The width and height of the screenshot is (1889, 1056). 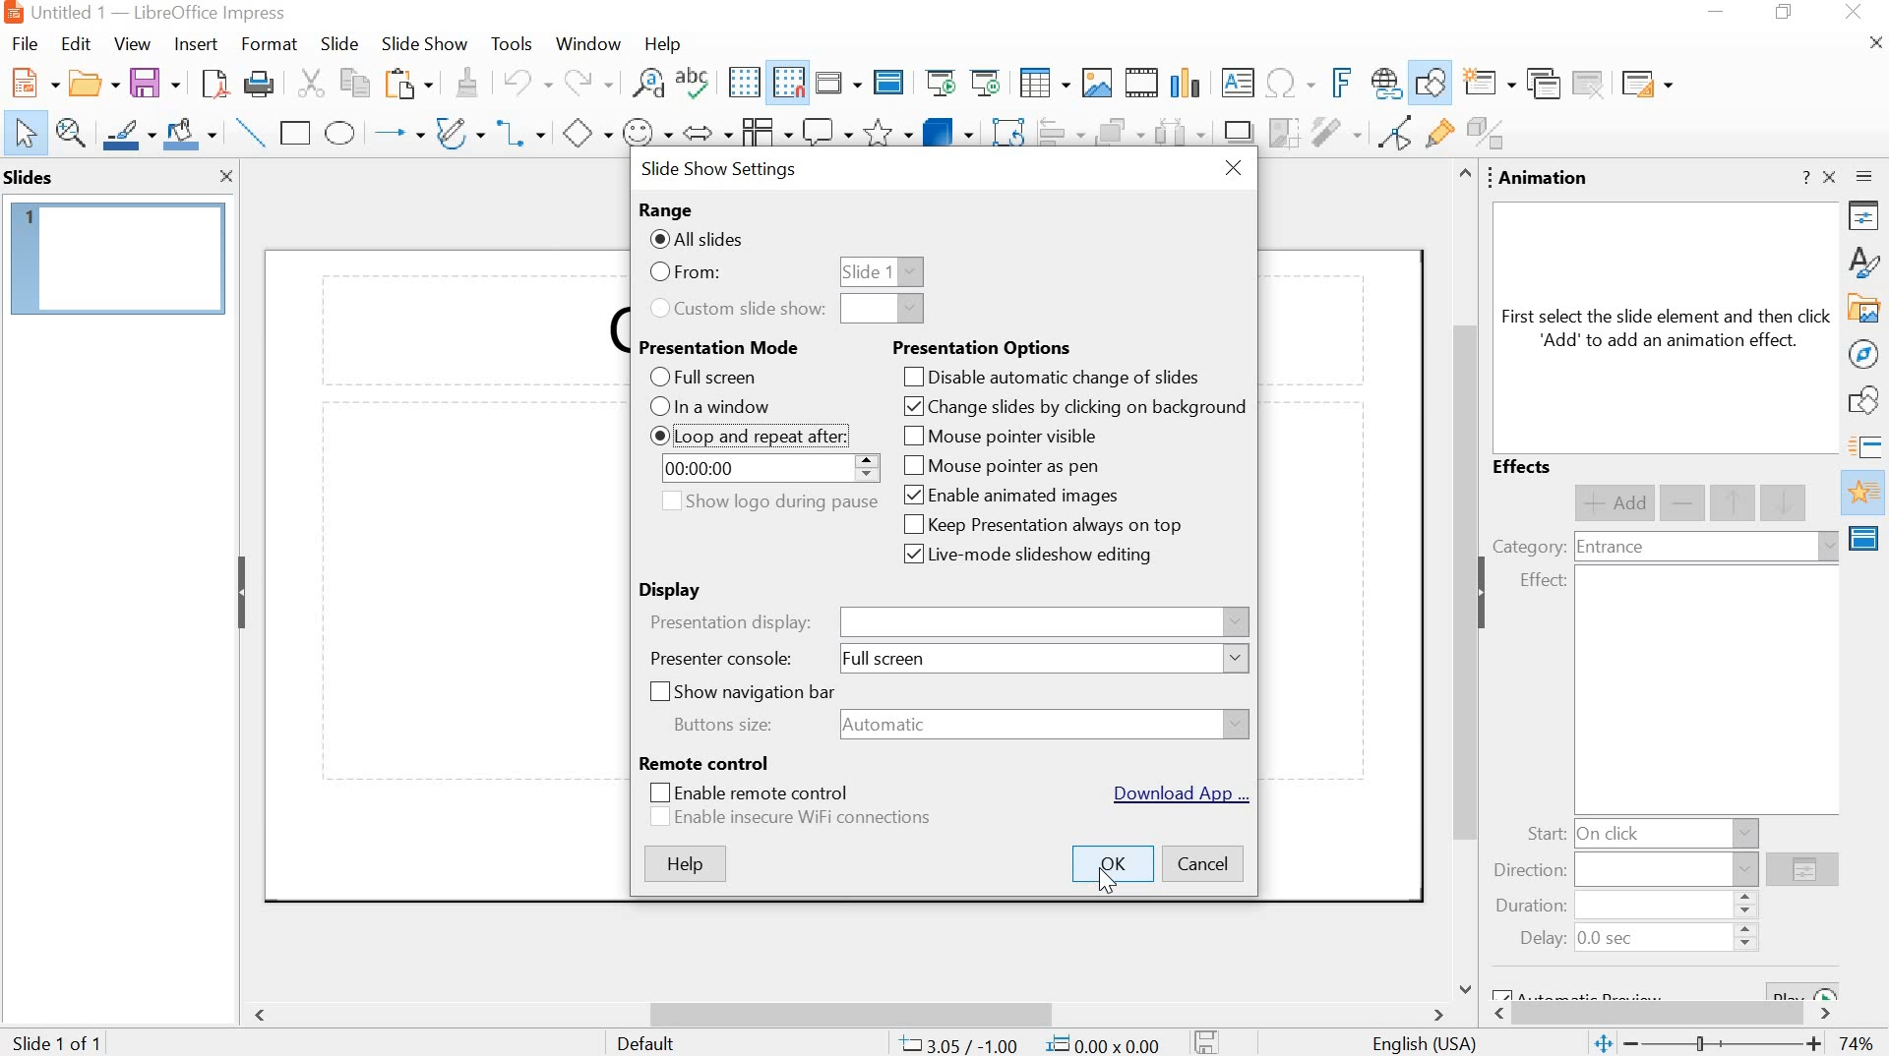 What do you see at coordinates (1831, 177) in the screenshot?
I see `close sidebar deck` at bounding box center [1831, 177].